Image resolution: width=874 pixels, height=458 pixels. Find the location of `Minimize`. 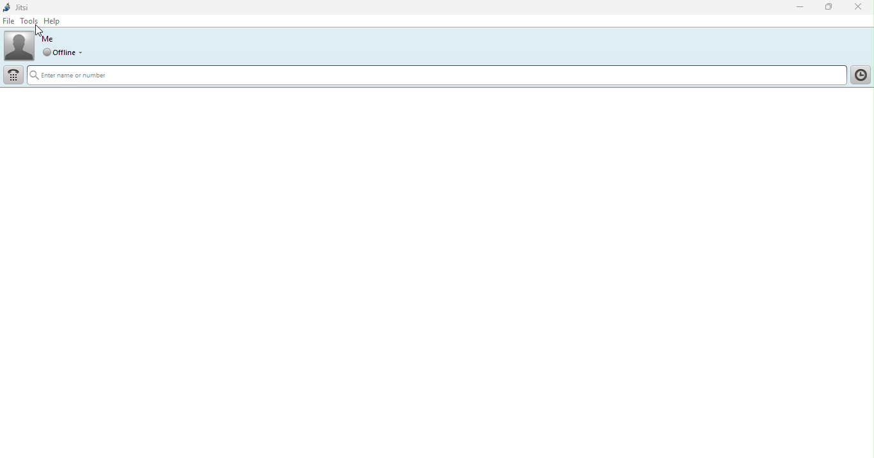

Minimize is located at coordinates (796, 6).